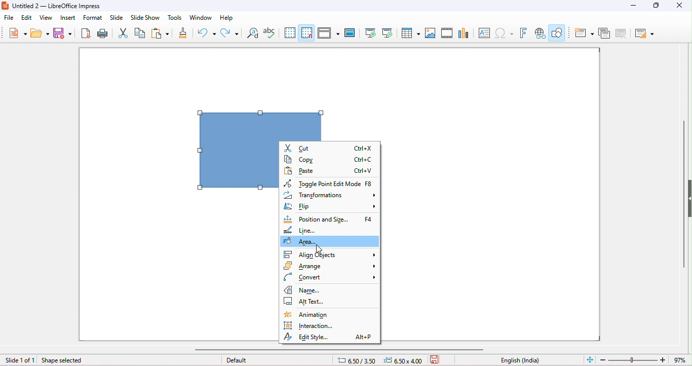 The height and width of the screenshot is (366, 692). Describe the element at coordinates (330, 207) in the screenshot. I see `flip` at that location.